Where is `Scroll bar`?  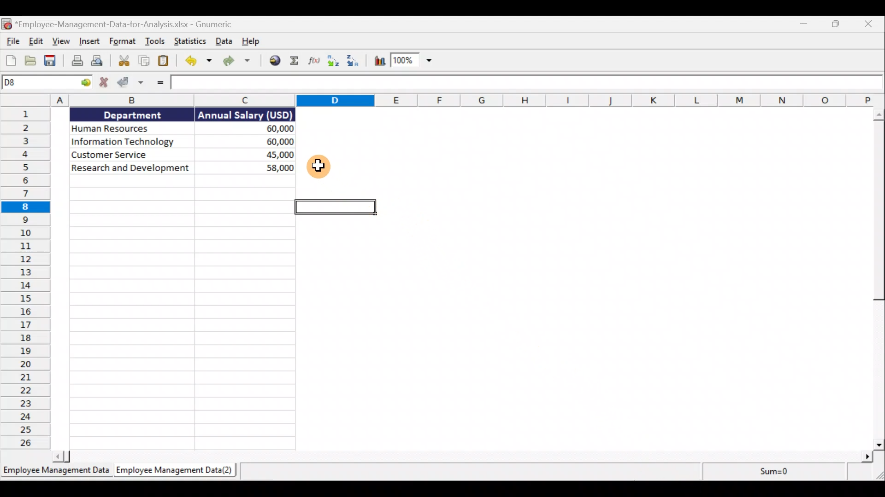 Scroll bar is located at coordinates (875, 278).